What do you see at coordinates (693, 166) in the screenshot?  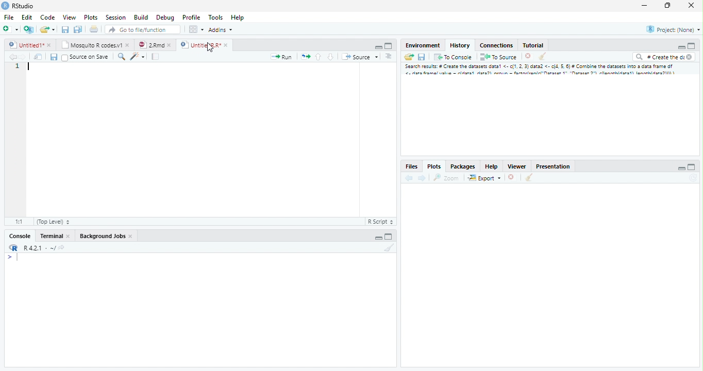 I see `Maximize` at bounding box center [693, 166].